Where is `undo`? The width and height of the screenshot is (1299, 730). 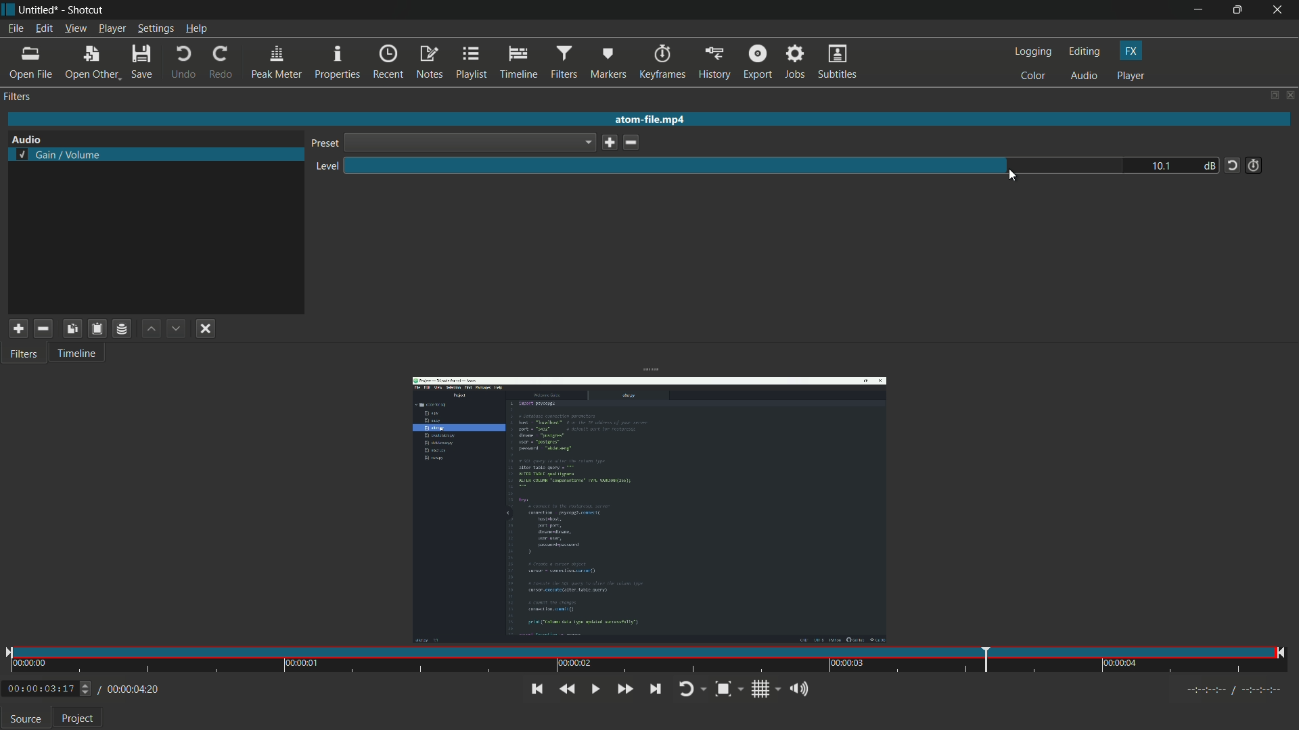
undo is located at coordinates (184, 63).